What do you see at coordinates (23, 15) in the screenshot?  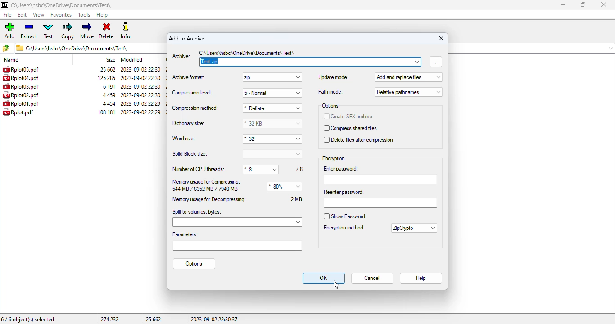 I see `edit` at bounding box center [23, 15].